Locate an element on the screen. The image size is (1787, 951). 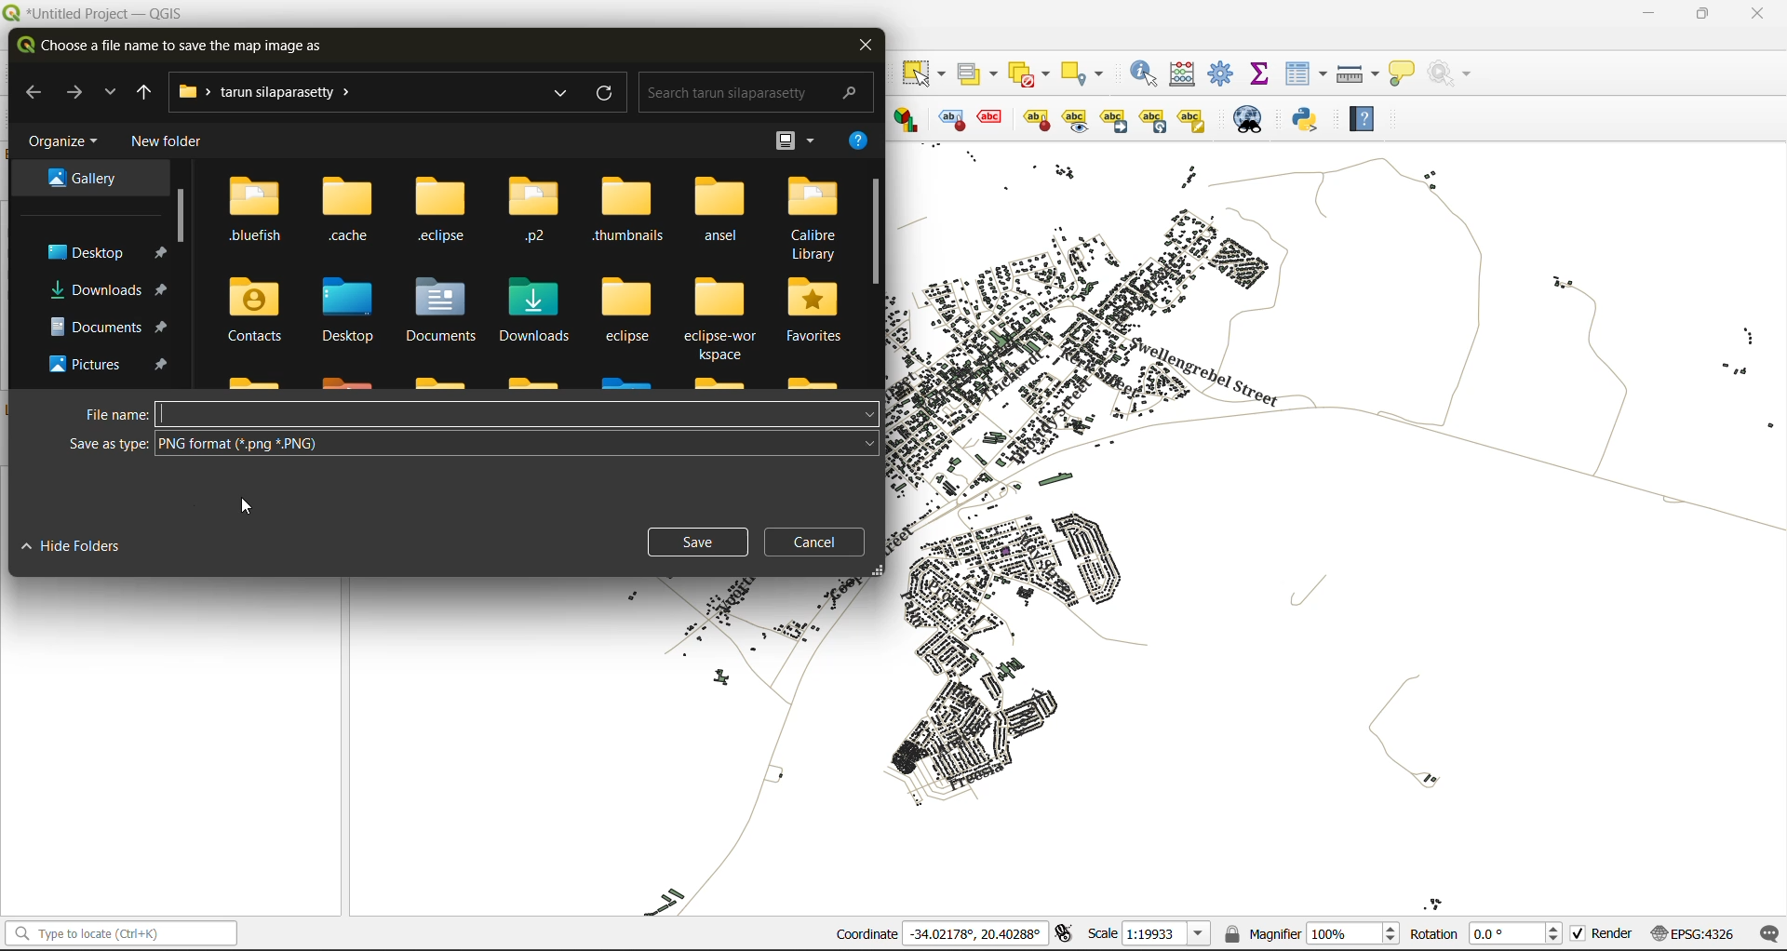
identify features is located at coordinates (1146, 73).